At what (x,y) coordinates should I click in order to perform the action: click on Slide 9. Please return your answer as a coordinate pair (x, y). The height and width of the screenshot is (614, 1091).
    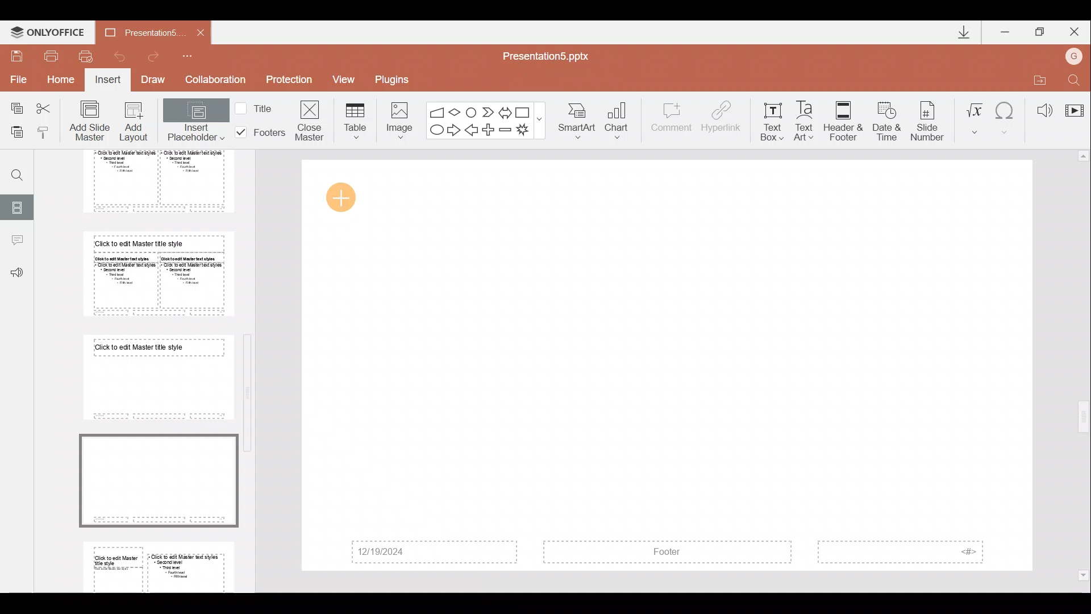
    Looking at the image, I should click on (161, 565).